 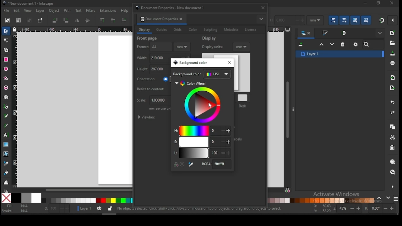 I want to click on more settings, so click(x=392, y=187).